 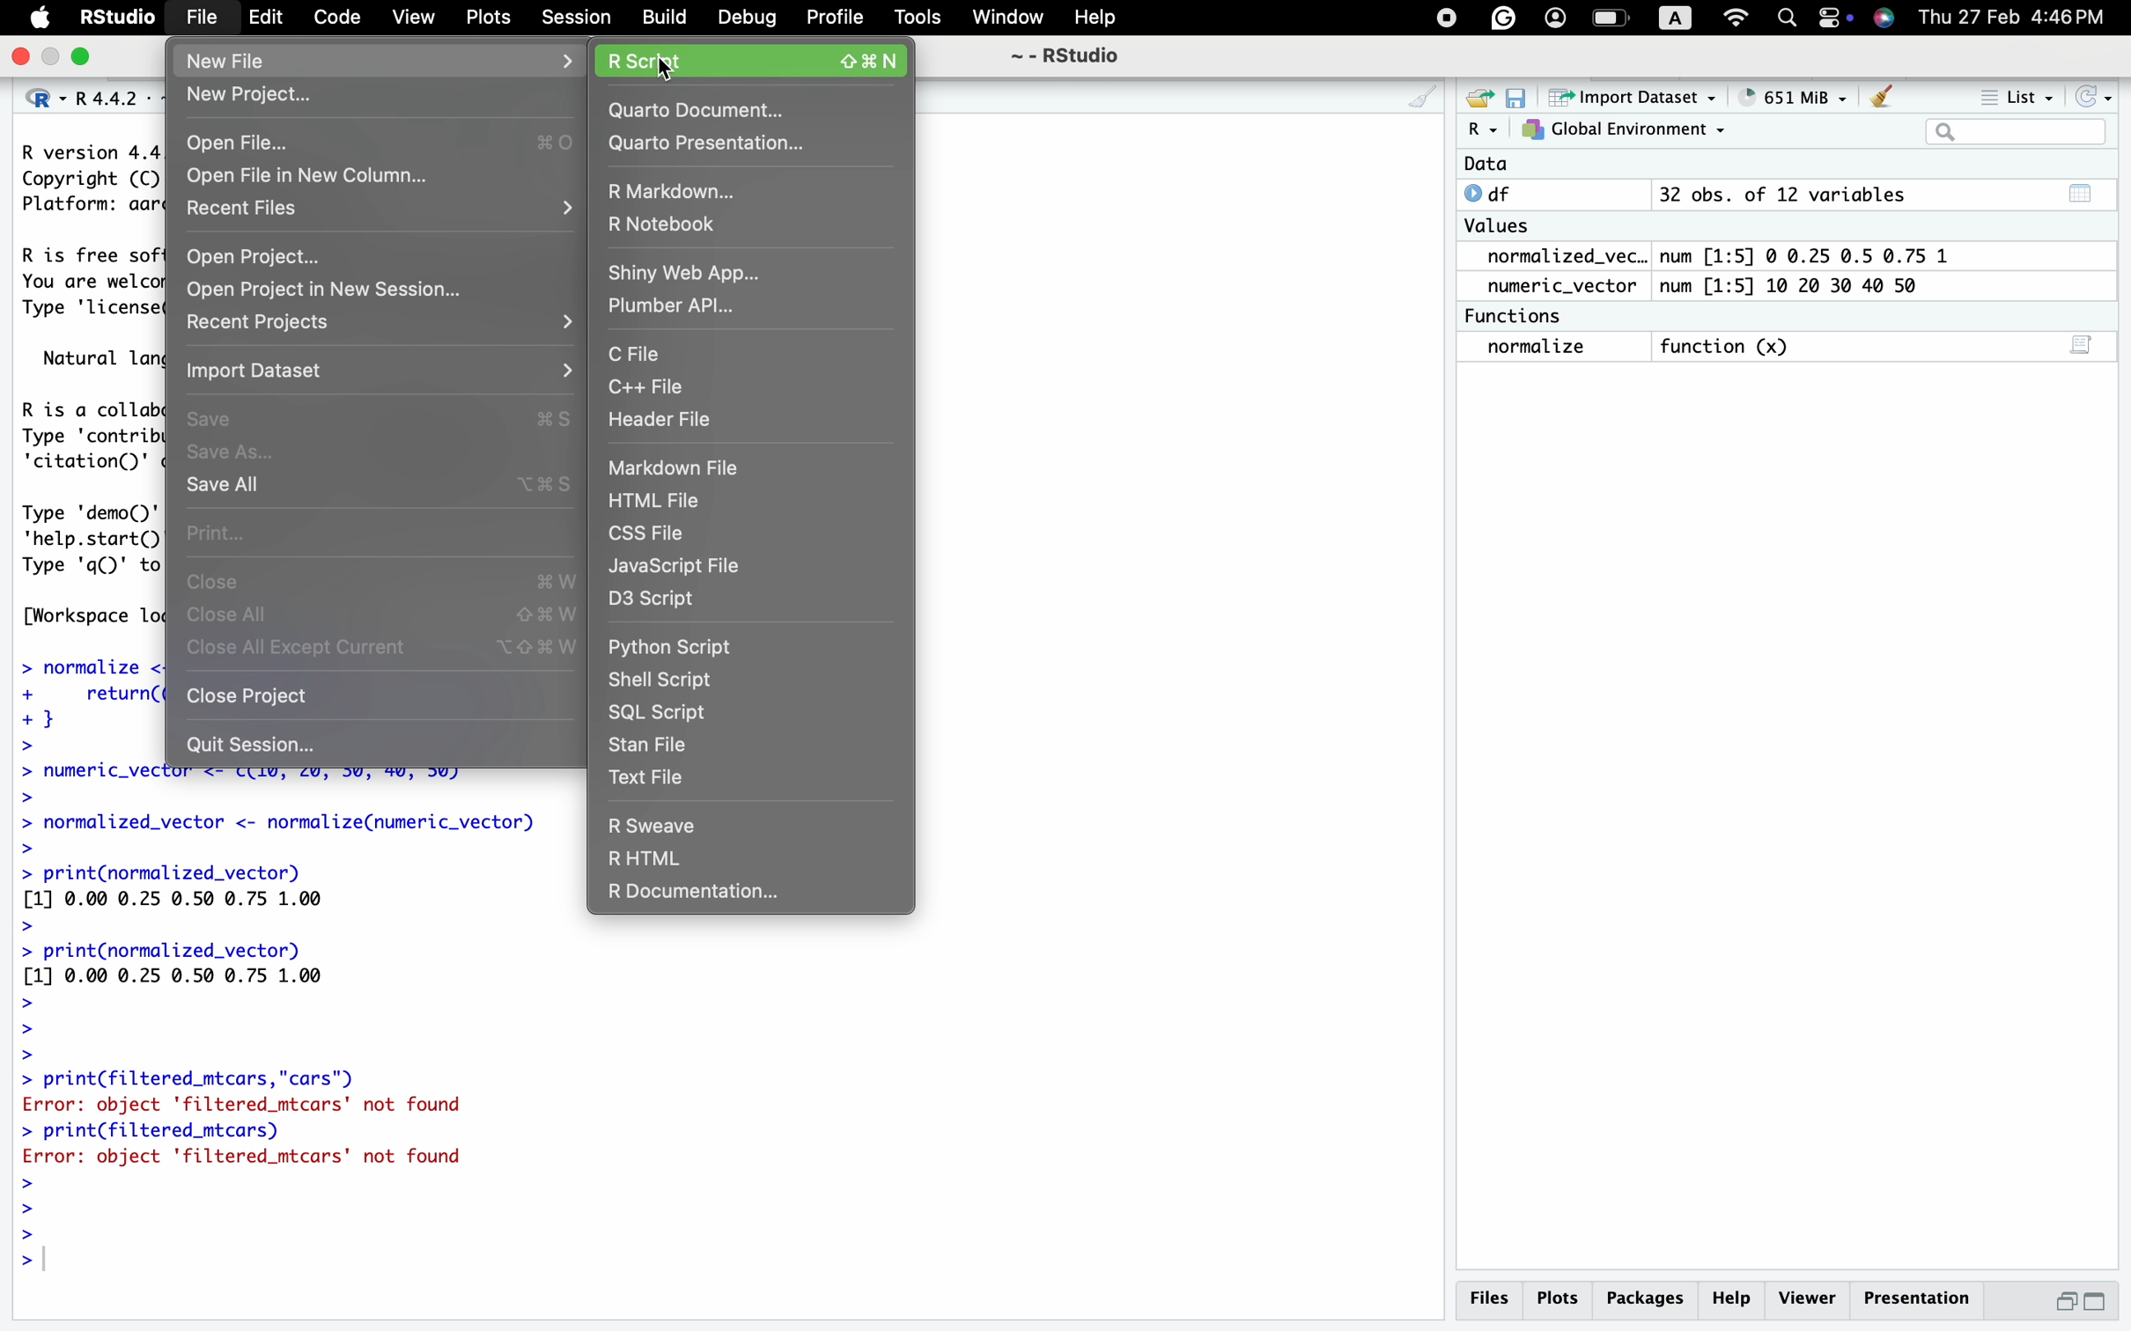 What do you see at coordinates (2013, 18) in the screenshot?
I see `Thu 27 Feb 4:46PM` at bounding box center [2013, 18].